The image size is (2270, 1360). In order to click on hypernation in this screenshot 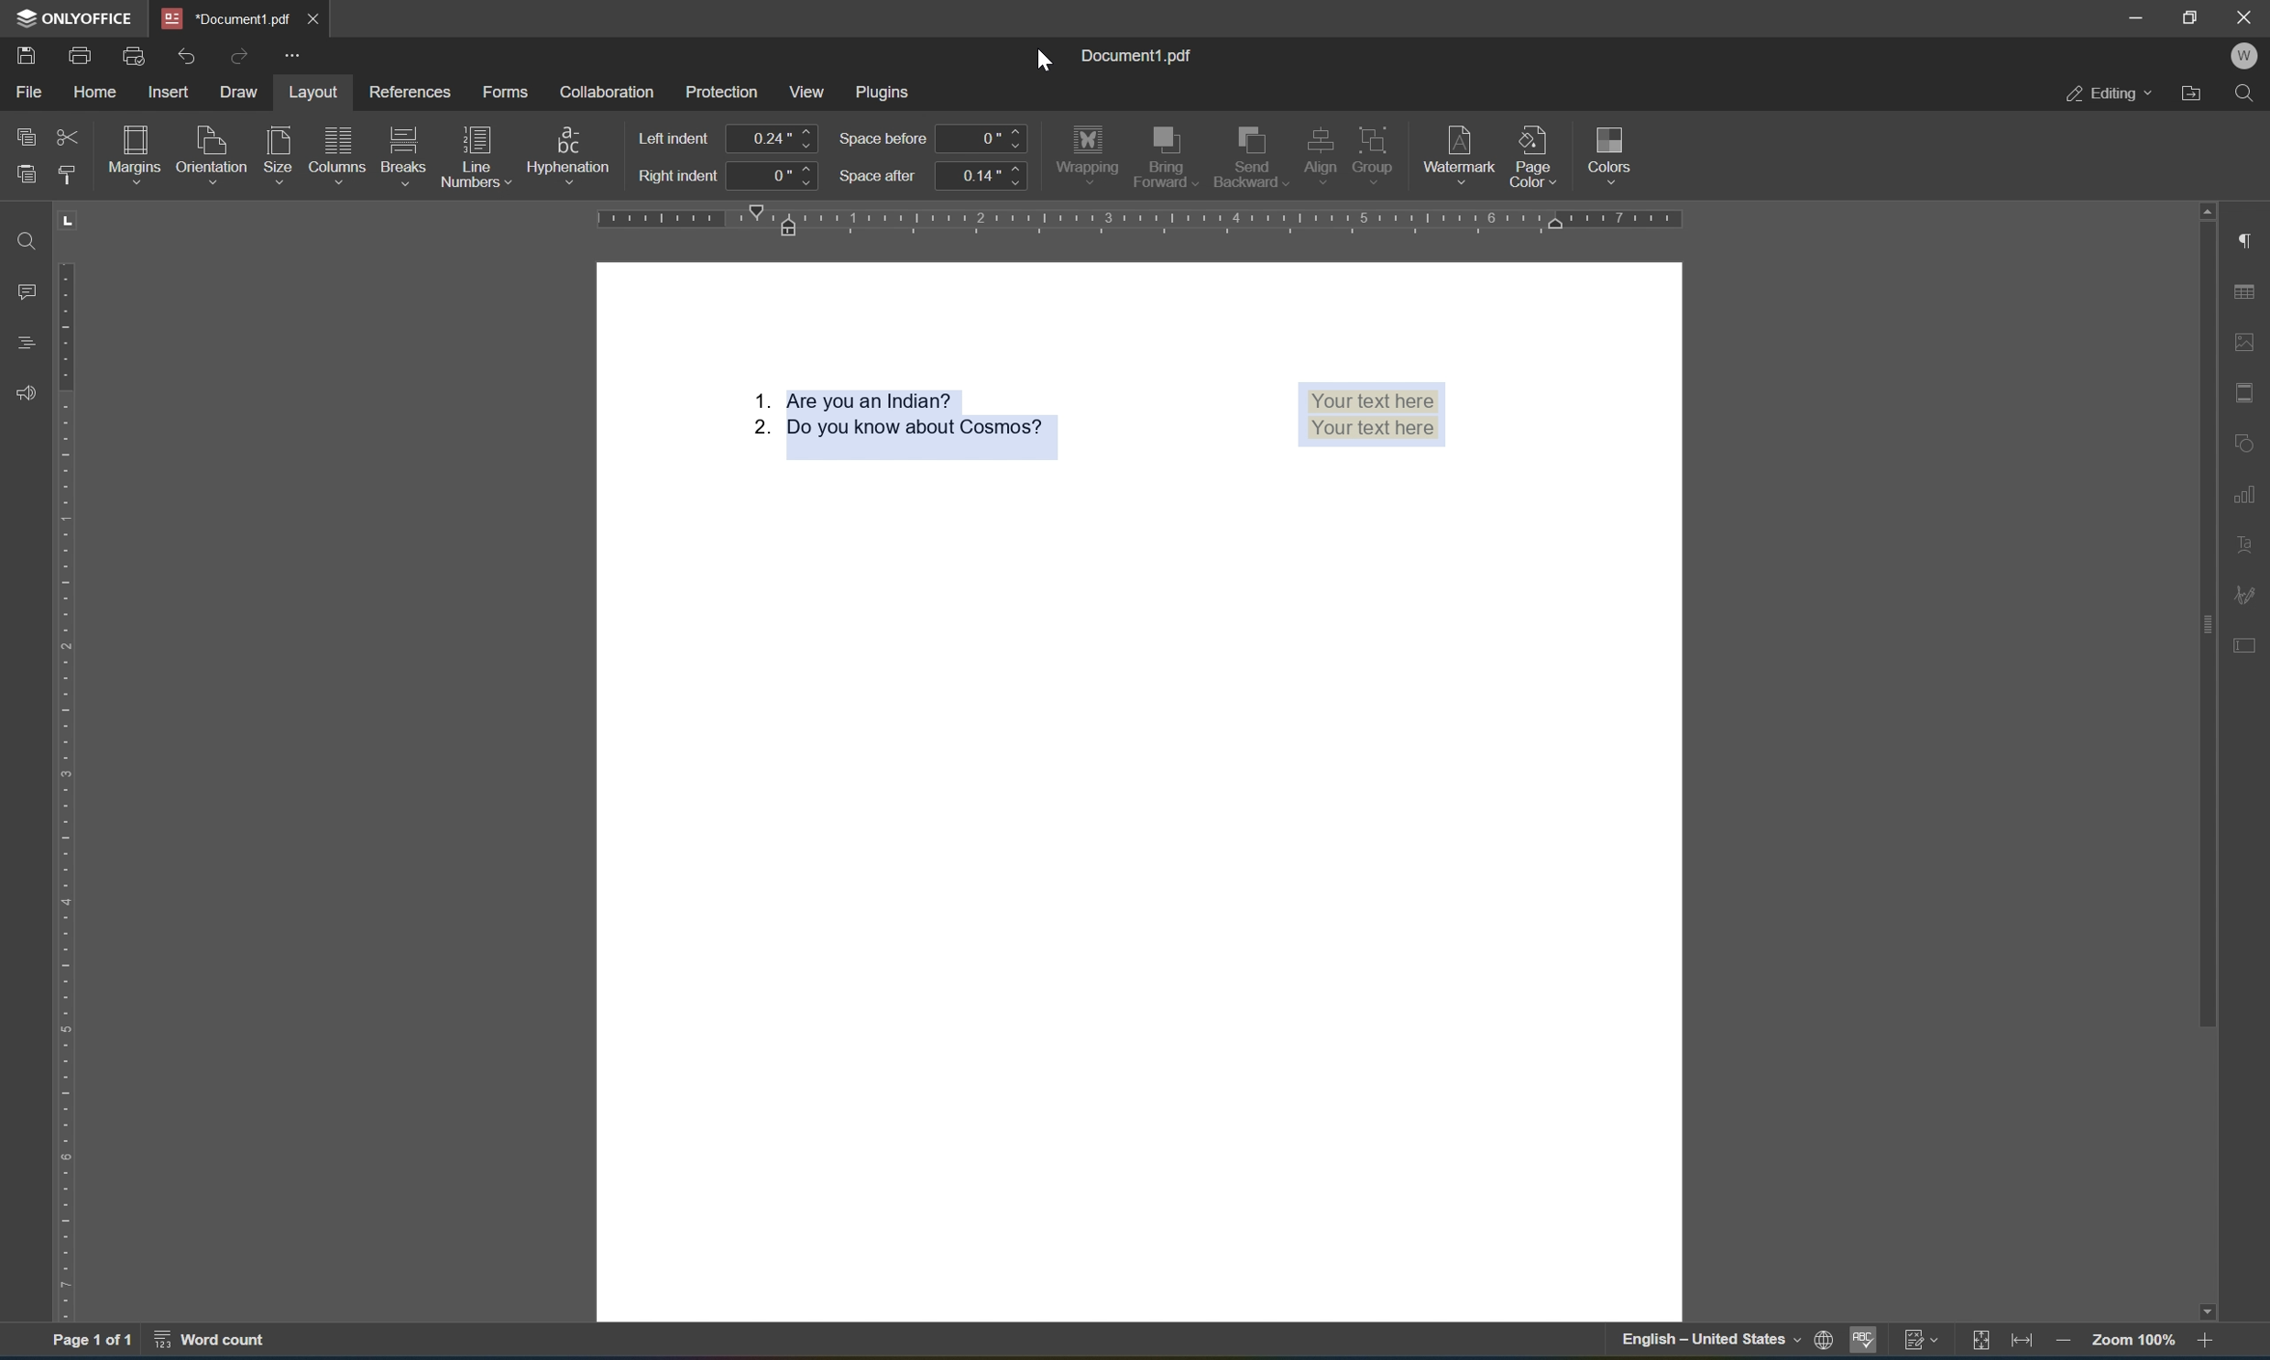, I will do `click(567, 153)`.